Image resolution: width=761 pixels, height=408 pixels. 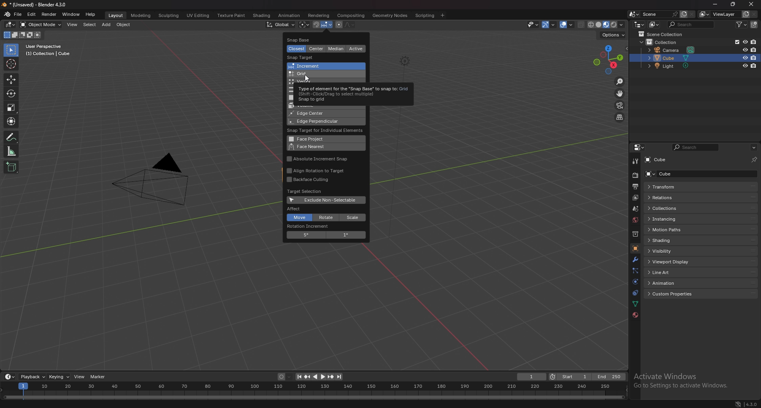 I want to click on transform, so click(x=671, y=187).